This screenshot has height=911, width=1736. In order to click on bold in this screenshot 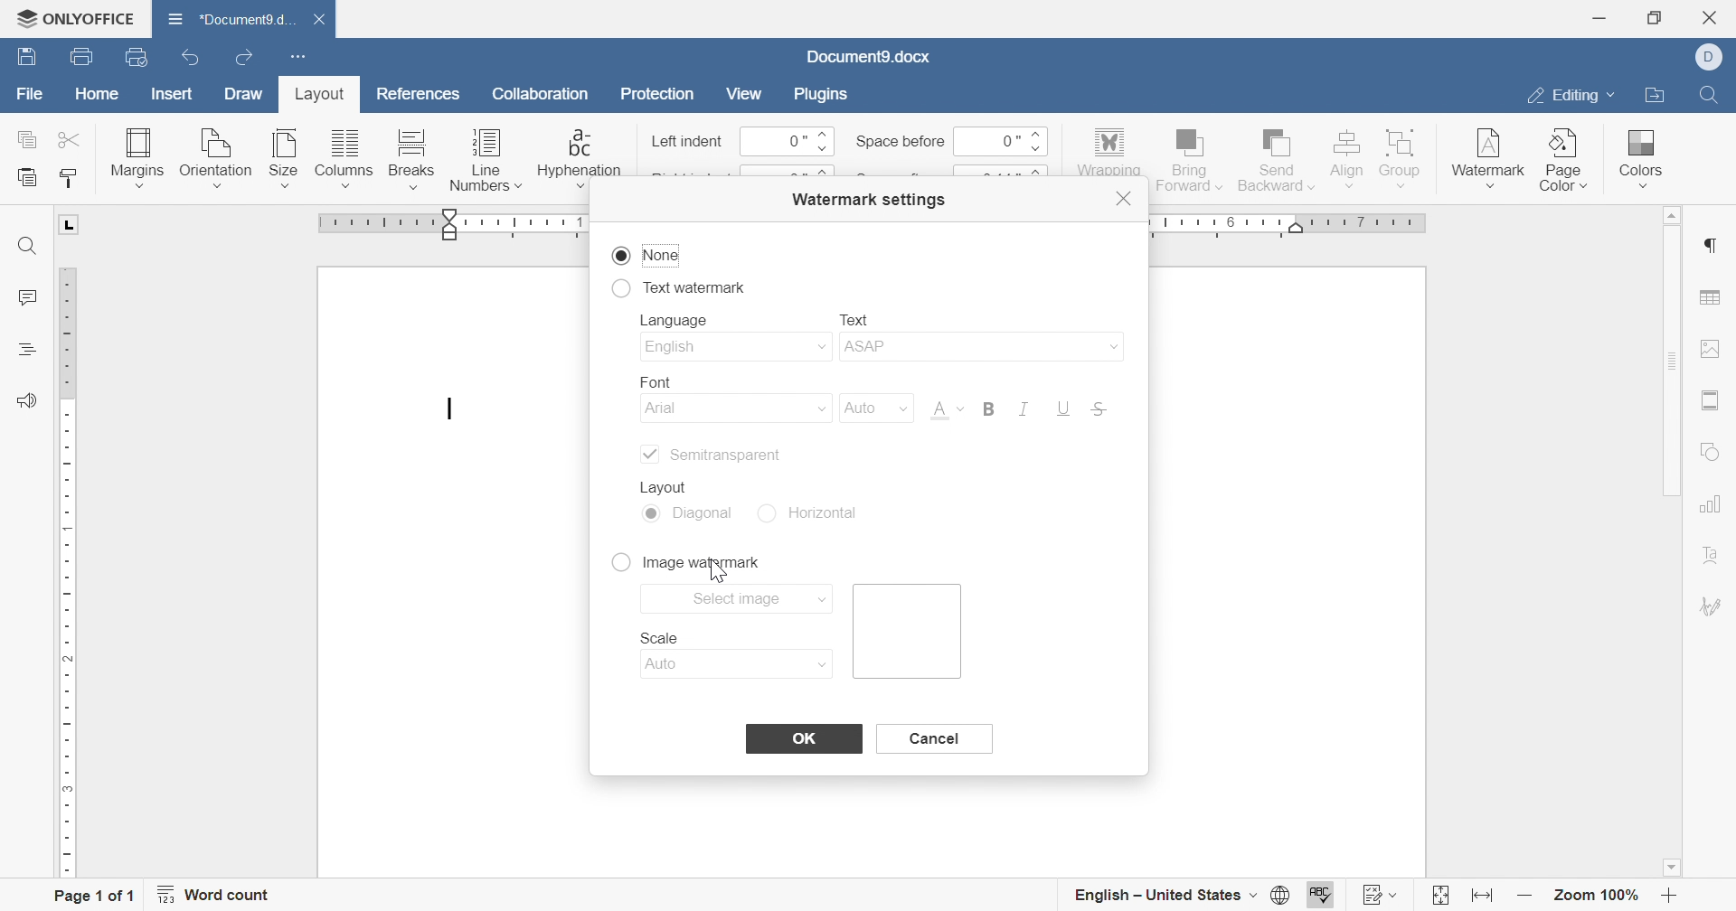, I will do `click(987, 408)`.